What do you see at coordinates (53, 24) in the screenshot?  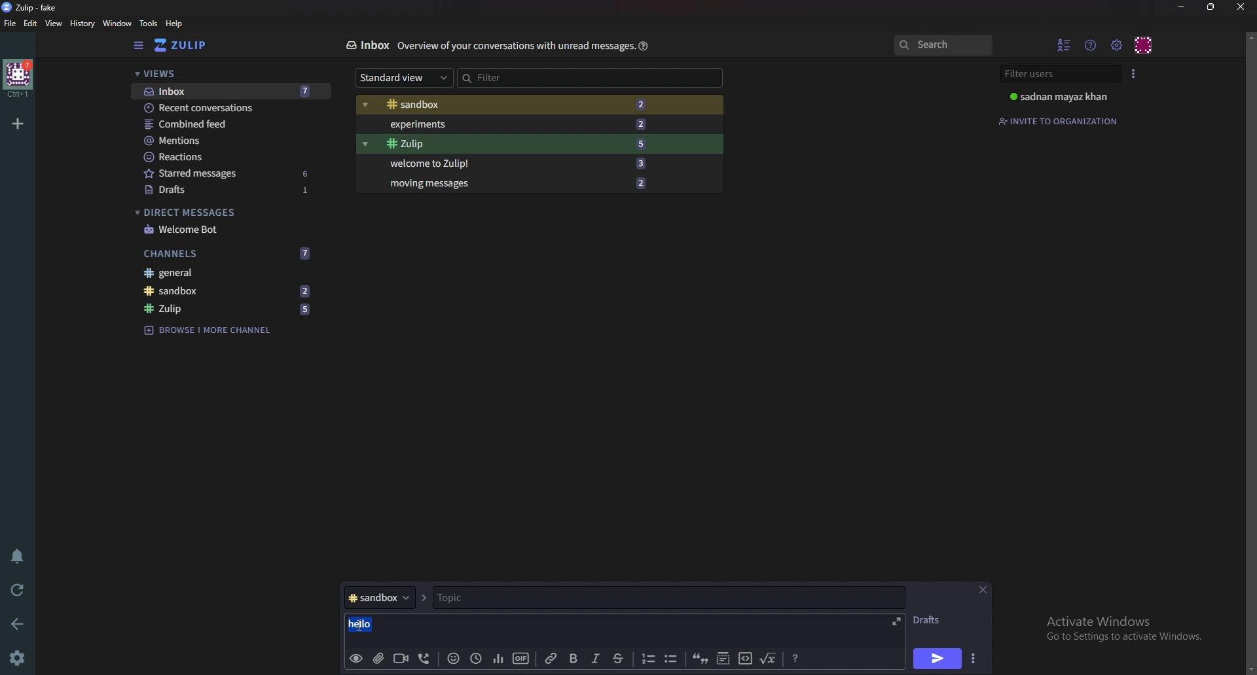 I see `View` at bounding box center [53, 24].